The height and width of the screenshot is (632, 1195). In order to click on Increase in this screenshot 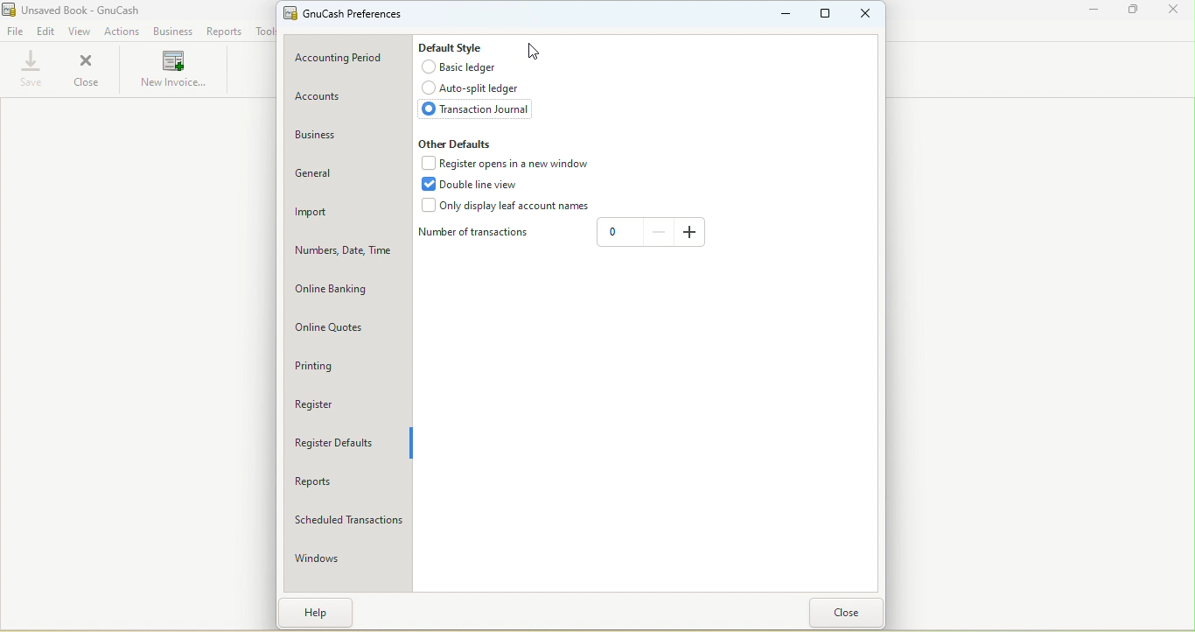, I will do `click(688, 234)`.